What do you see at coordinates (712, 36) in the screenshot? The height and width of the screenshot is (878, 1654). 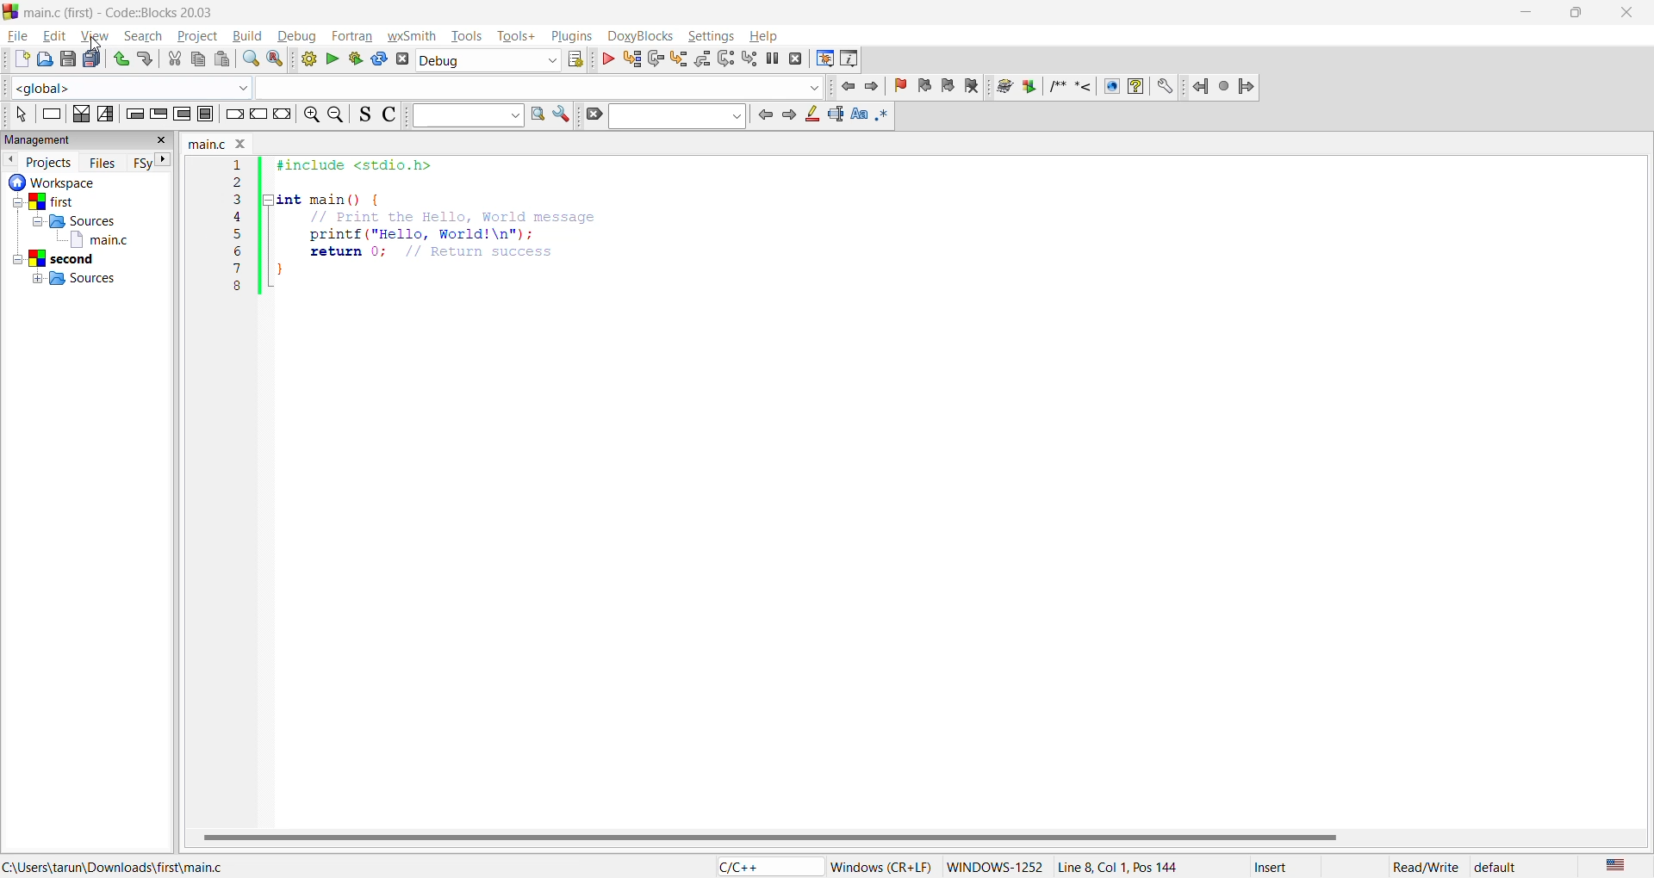 I see `settings` at bounding box center [712, 36].